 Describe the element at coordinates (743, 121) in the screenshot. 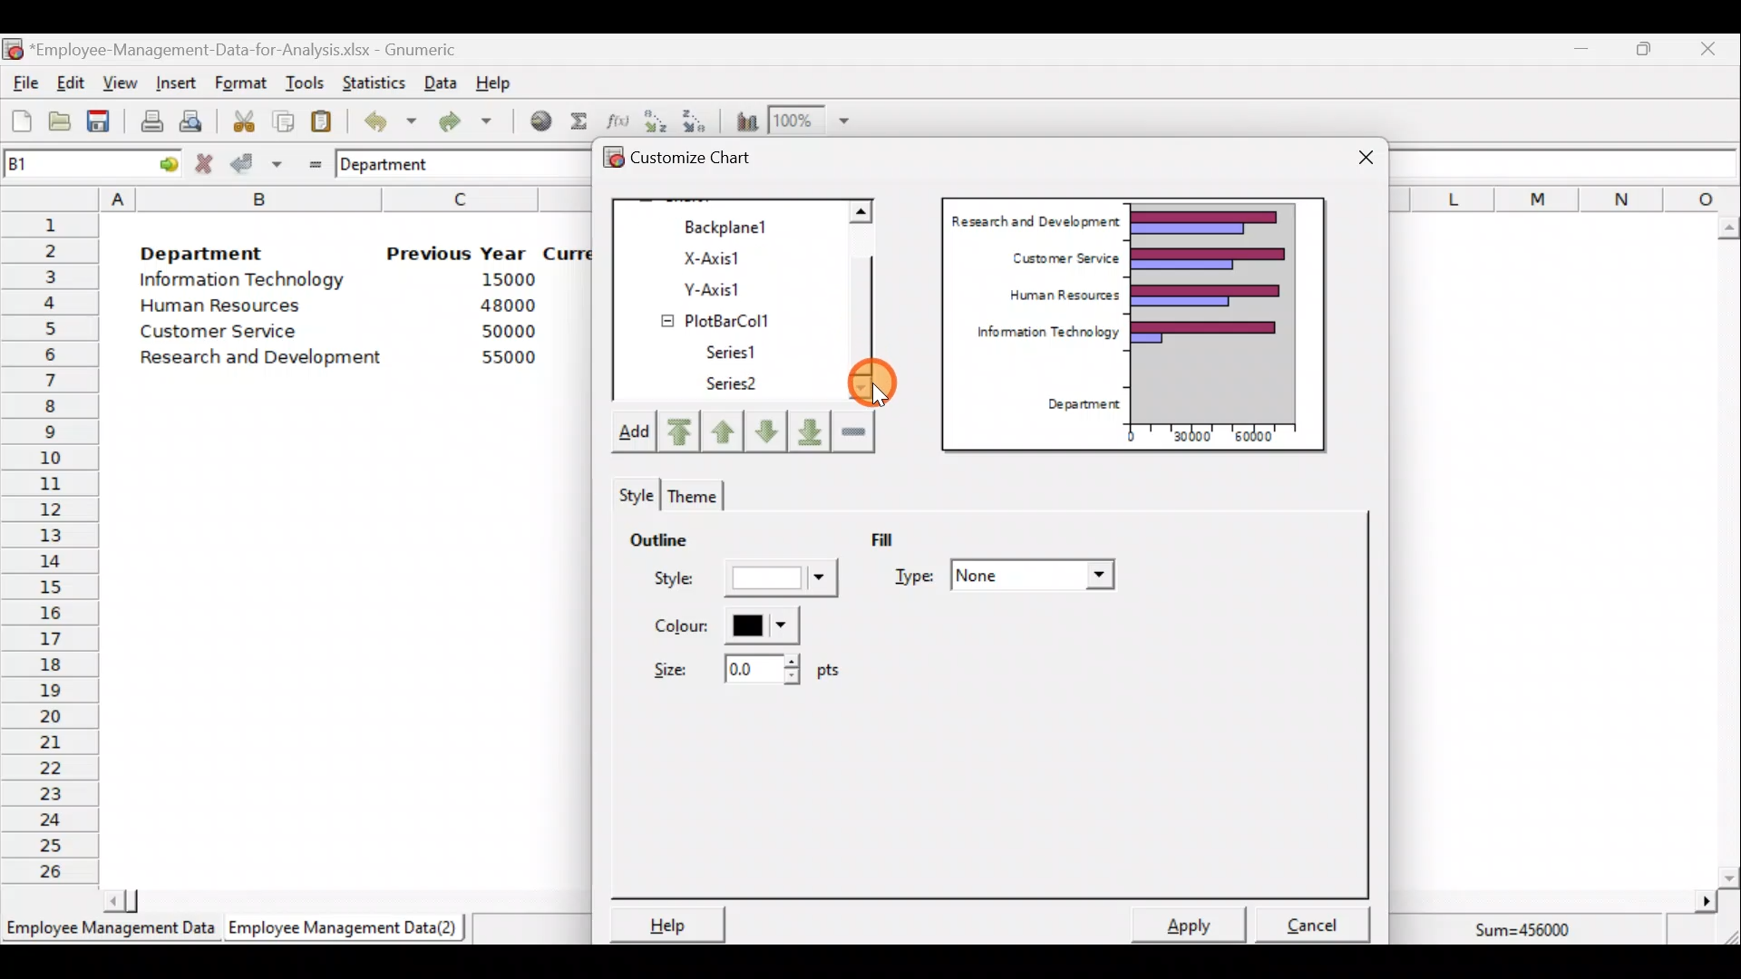

I see `Insert a chart` at that location.